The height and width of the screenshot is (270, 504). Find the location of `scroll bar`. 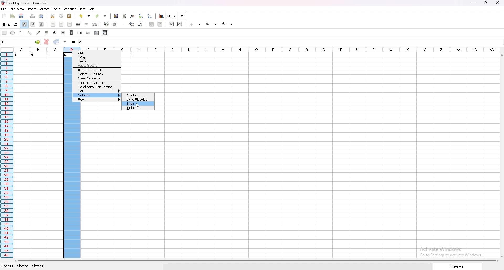

scroll bar is located at coordinates (501, 156).